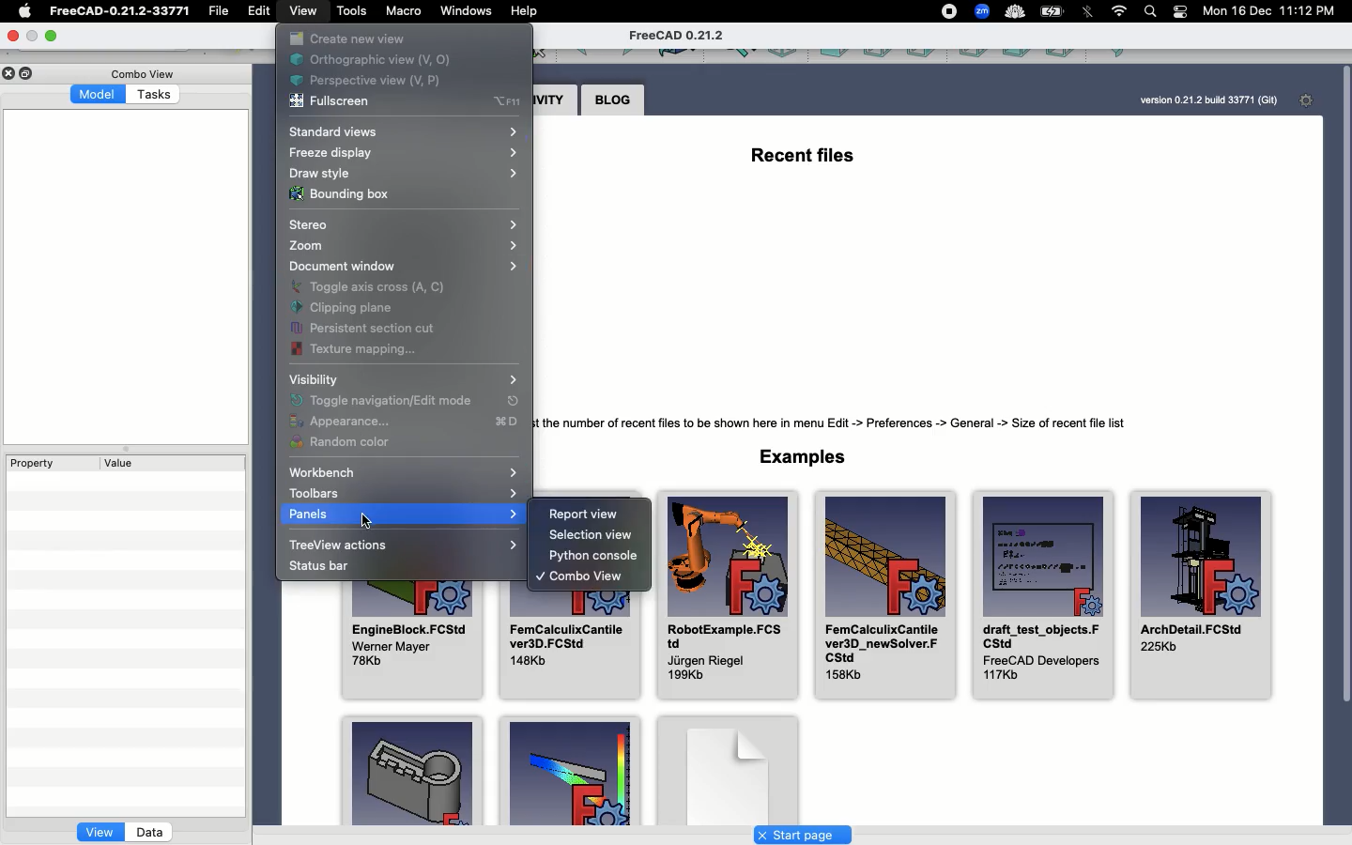 This screenshot has height=845, width=1352. Describe the element at coordinates (410, 770) in the screenshot. I see `Examples` at that location.